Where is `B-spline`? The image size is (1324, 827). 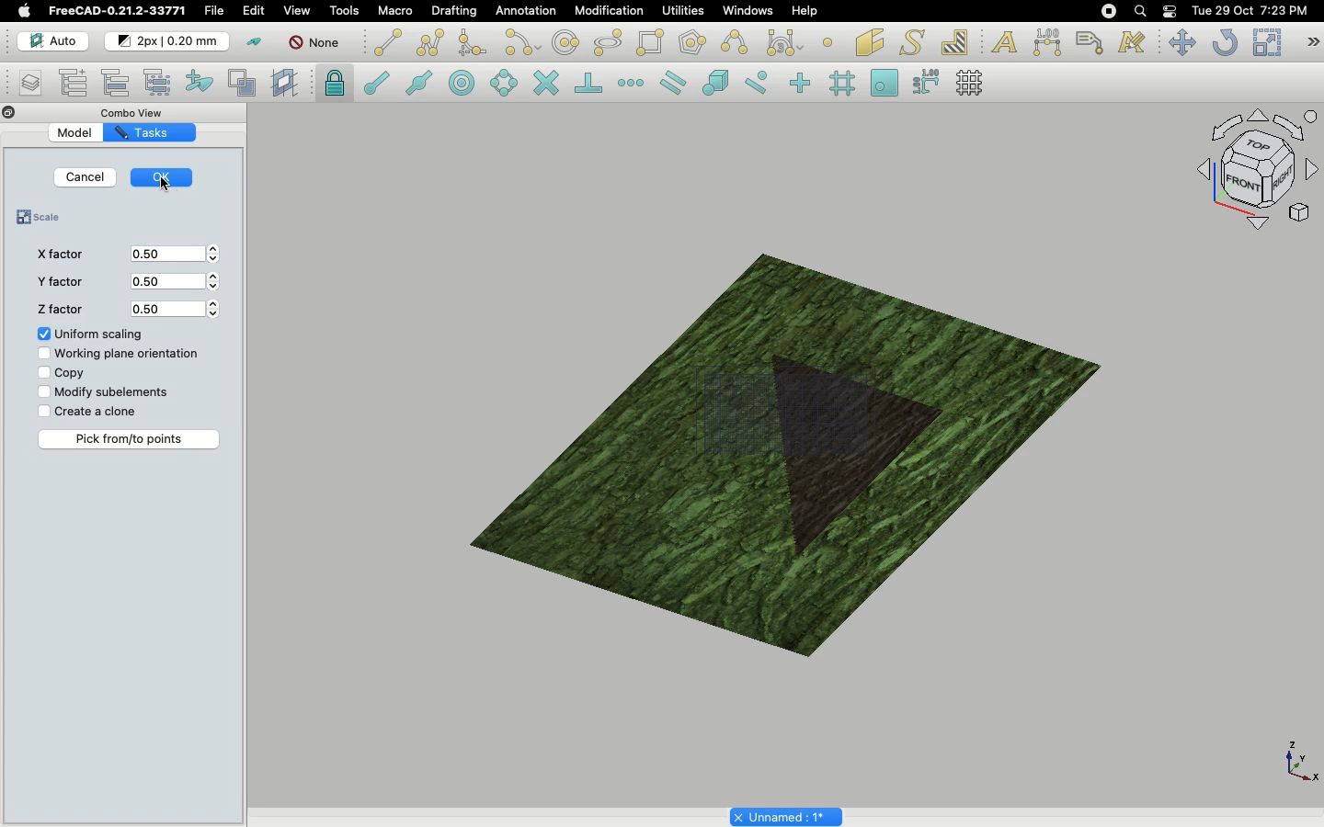 B-spline is located at coordinates (734, 42).